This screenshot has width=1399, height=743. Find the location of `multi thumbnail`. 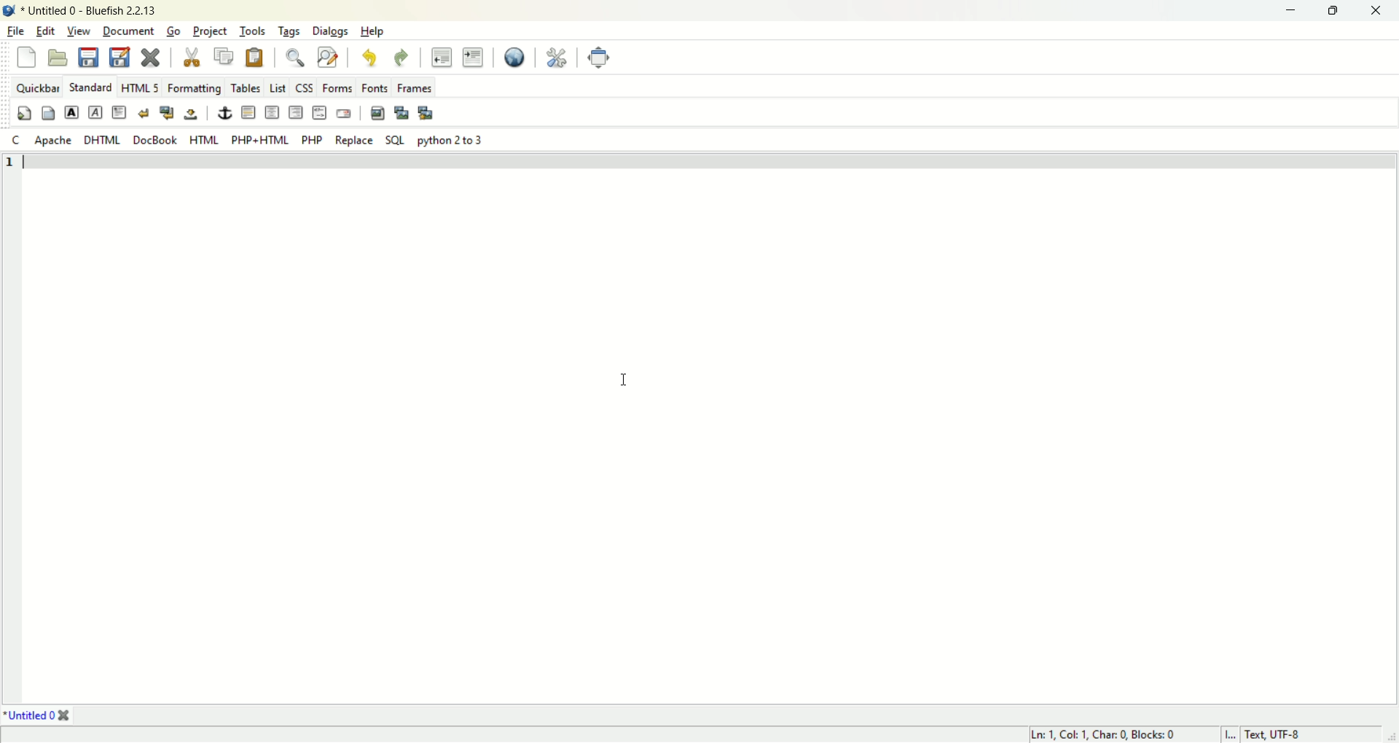

multi thumbnail is located at coordinates (428, 113).